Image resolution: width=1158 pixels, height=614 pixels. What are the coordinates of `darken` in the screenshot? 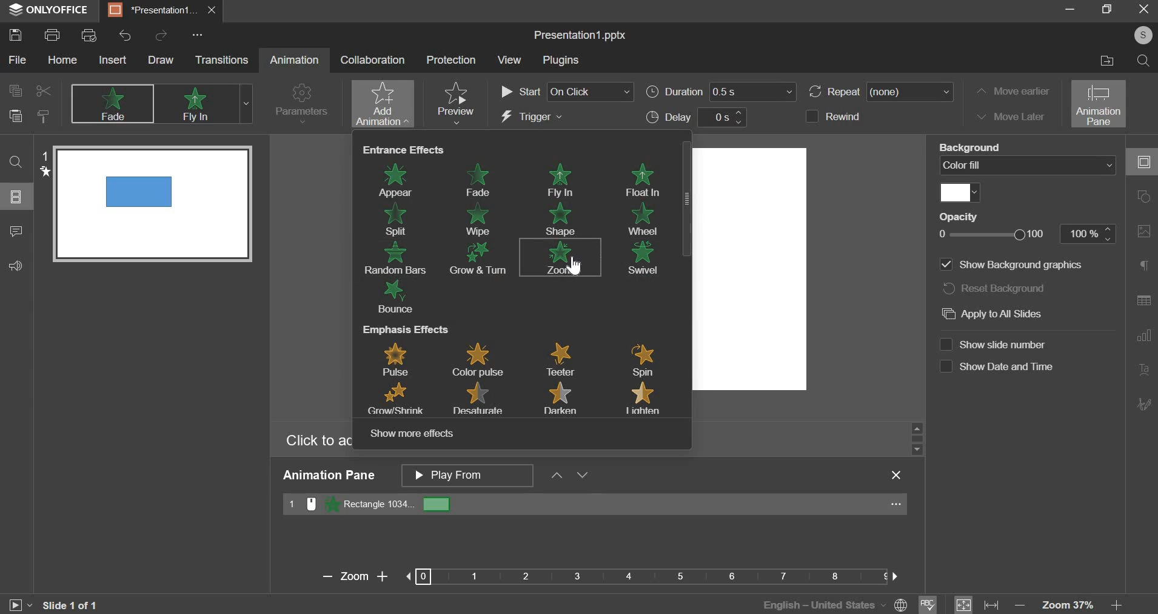 It's located at (563, 399).